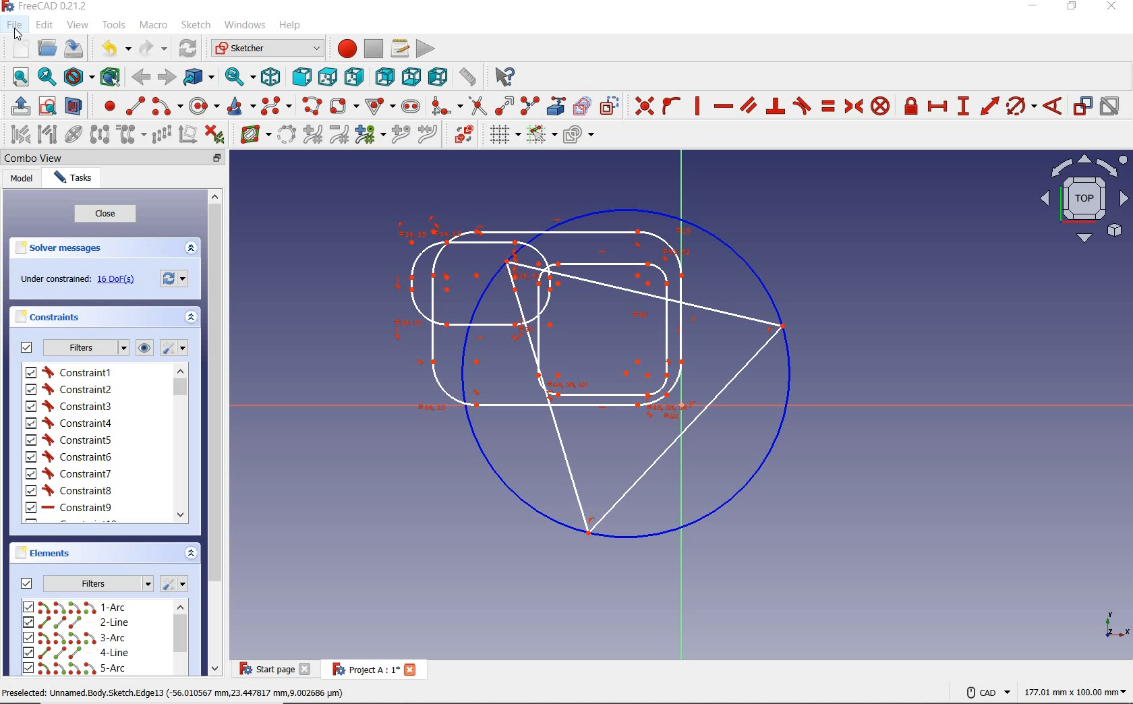  I want to click on file, so click(16, 25).